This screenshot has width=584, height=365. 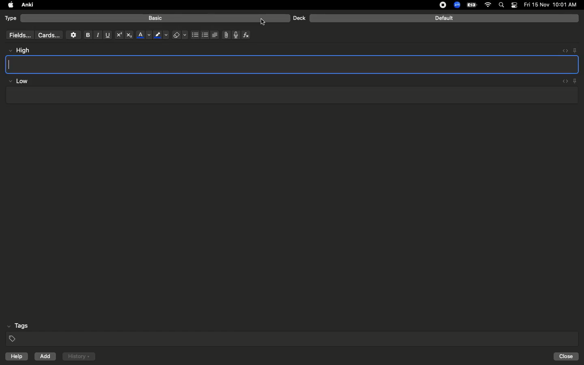 I want to click on High, so click(x=23, y=50).